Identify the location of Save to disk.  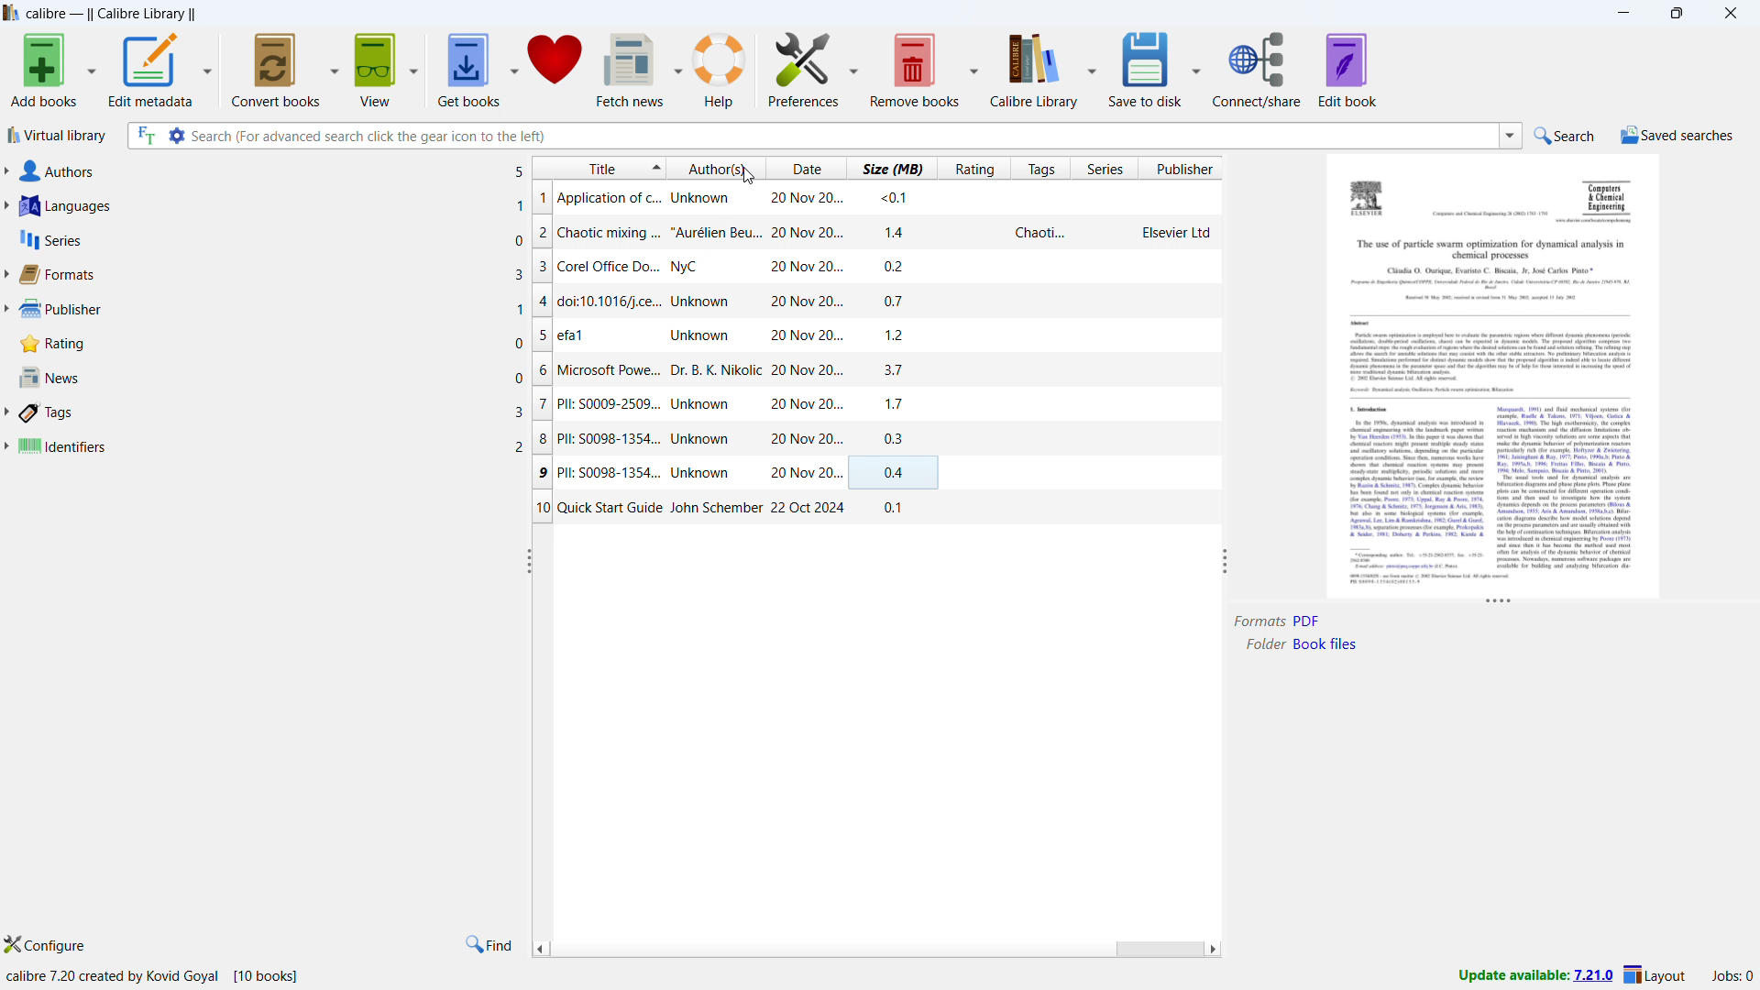
(1146, 69).